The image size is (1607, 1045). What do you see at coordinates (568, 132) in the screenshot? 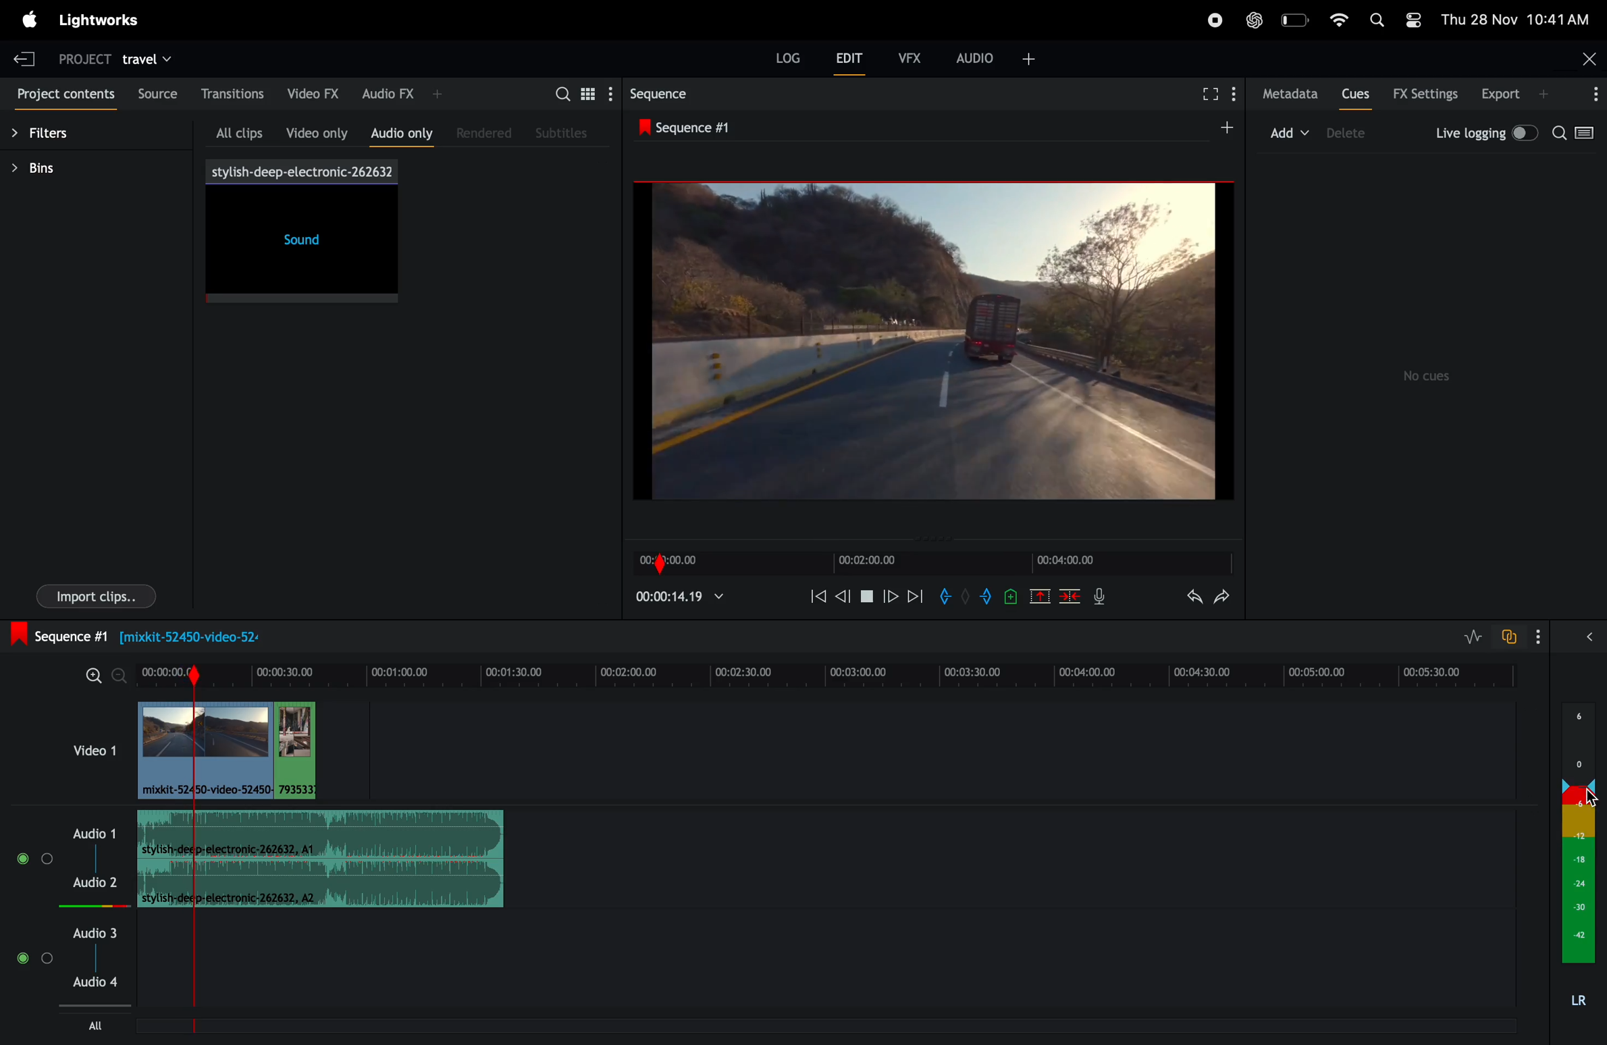
I see `sub titles` at bounding box center [568, 132].